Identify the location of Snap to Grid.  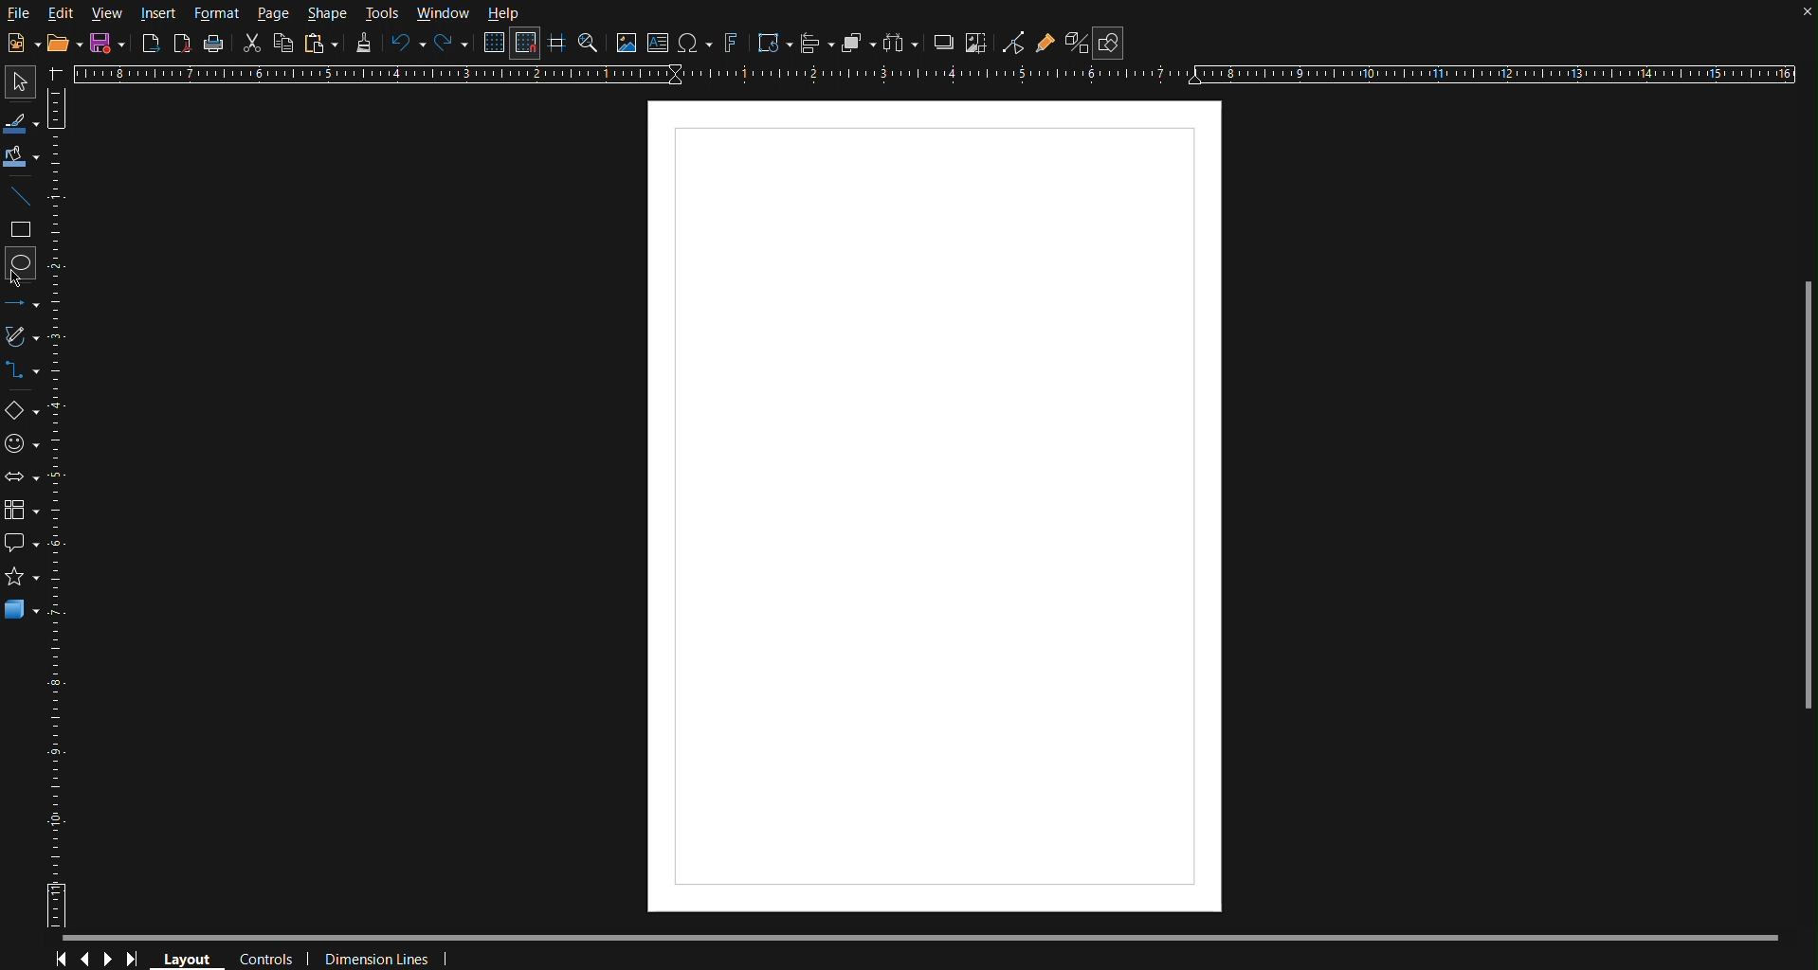
(527, 45).